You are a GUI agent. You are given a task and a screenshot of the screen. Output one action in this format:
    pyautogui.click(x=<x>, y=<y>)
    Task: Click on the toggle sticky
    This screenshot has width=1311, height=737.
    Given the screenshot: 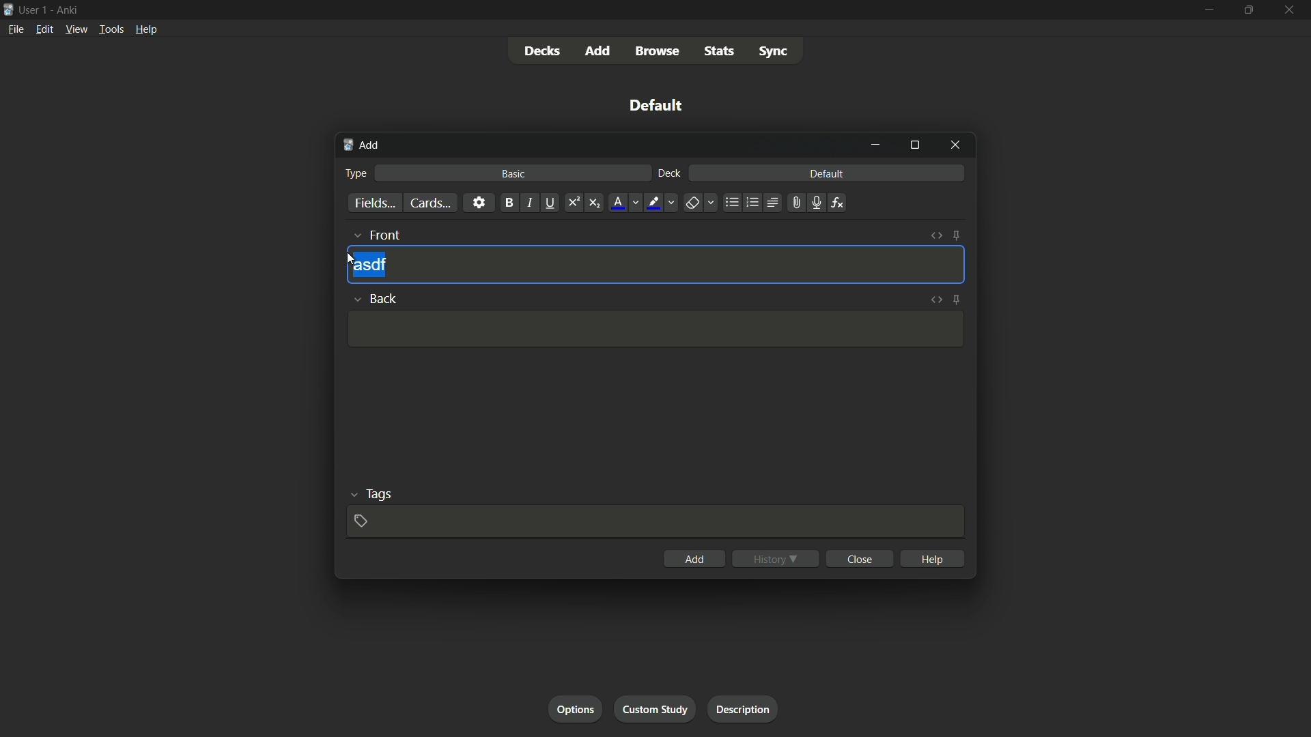 What is the action you would take?
    pyautogui.click(x=956, y=298)
    